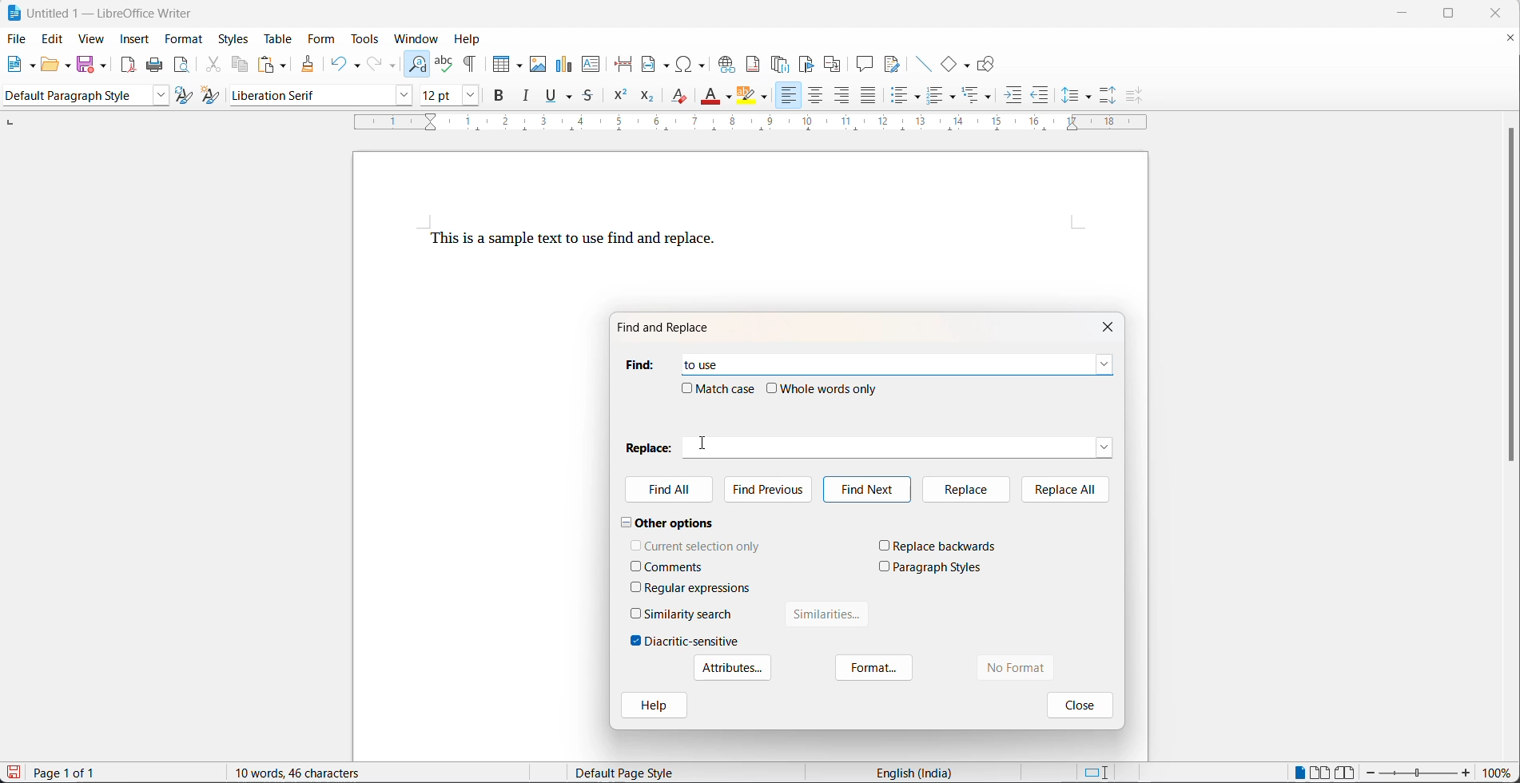 This screenshot has width=1520, height=783. What do you see at coordinates (306, 96) in the screenshot?
I see `font name` at bounding box center [306, 96].